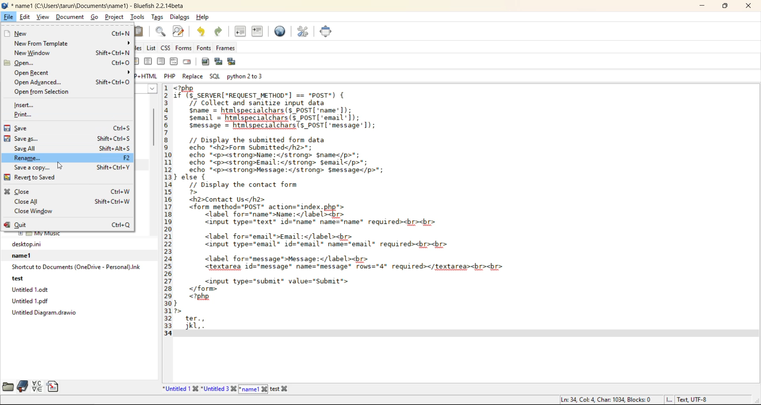 The height and width of the screenshot is (405, 761). I want to click on list, so click(152, 48).